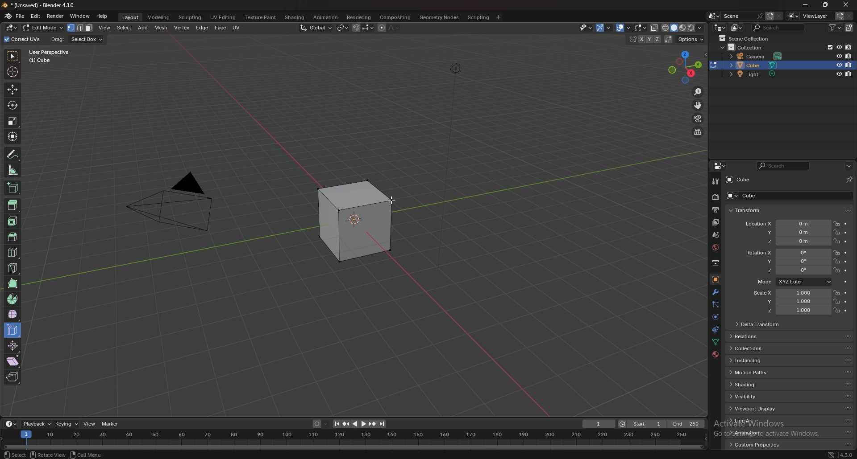  Describe the element at coordinates (343, 28) in the screenshot. I see `transform pivot point` at that location.